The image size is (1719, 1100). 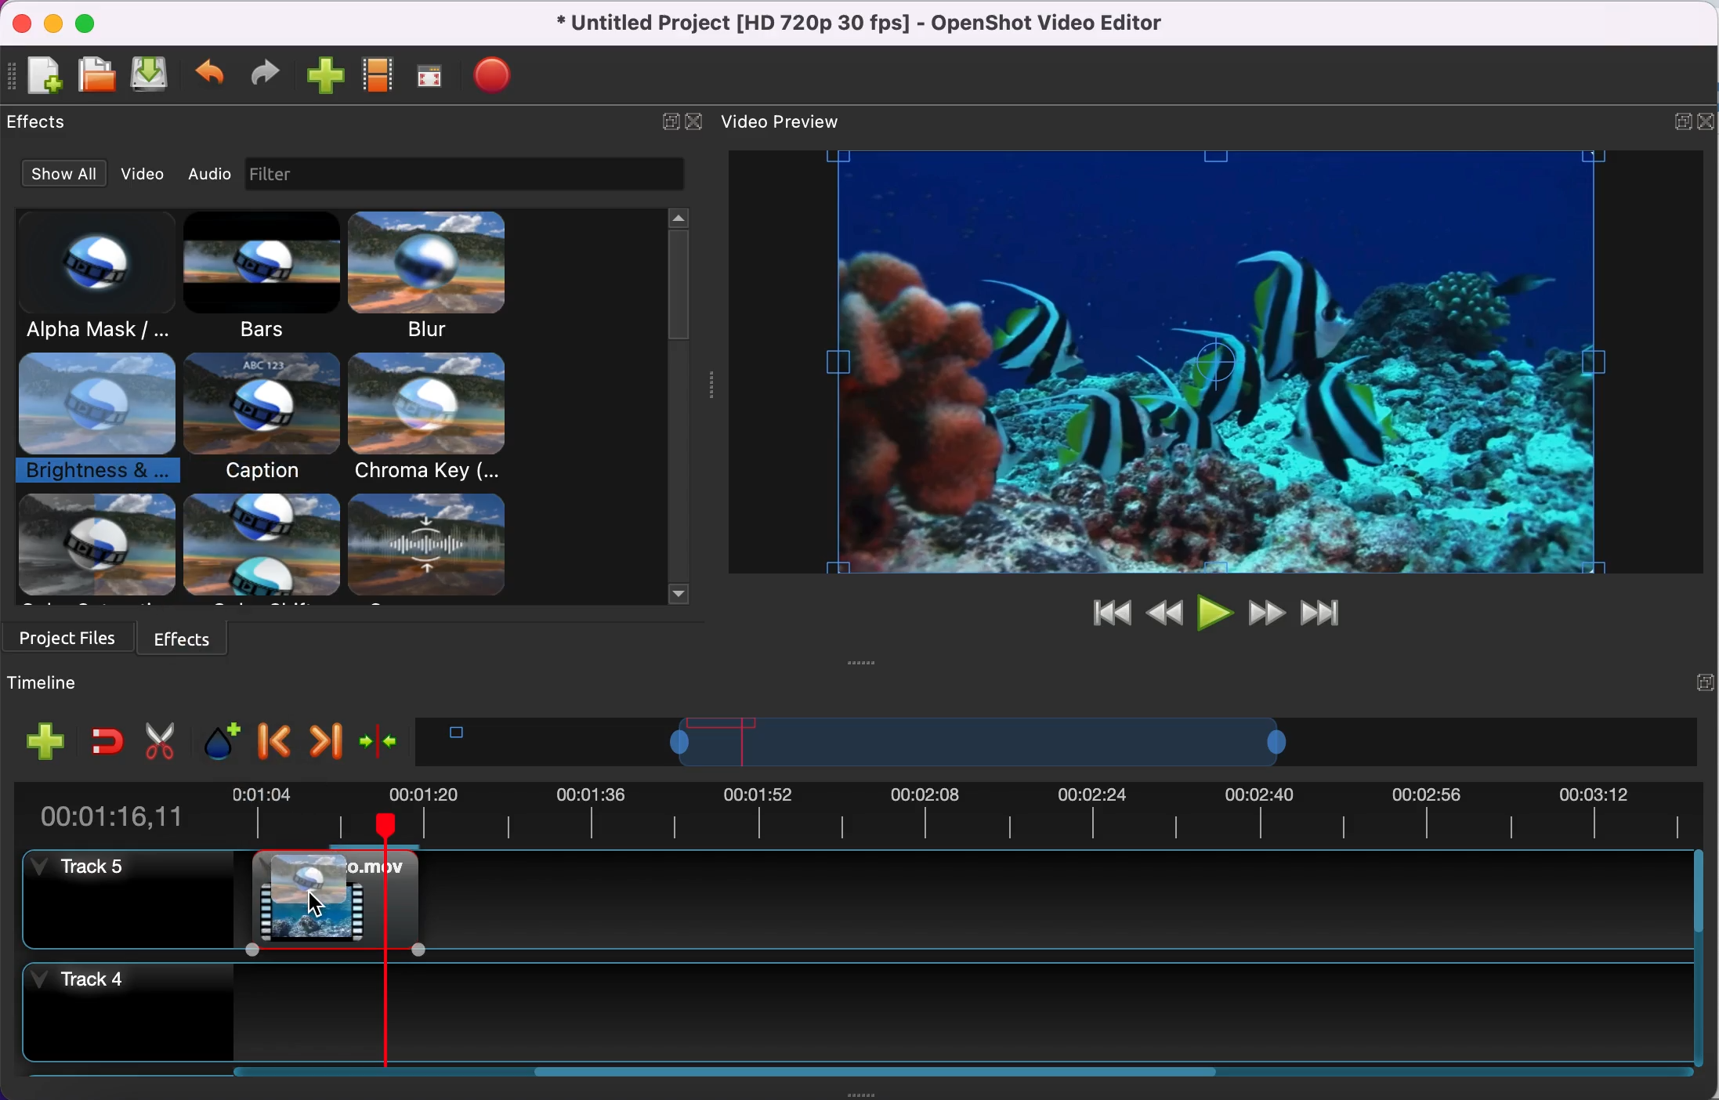 I want to click on expand/hide, so click(x=1704, y=681).